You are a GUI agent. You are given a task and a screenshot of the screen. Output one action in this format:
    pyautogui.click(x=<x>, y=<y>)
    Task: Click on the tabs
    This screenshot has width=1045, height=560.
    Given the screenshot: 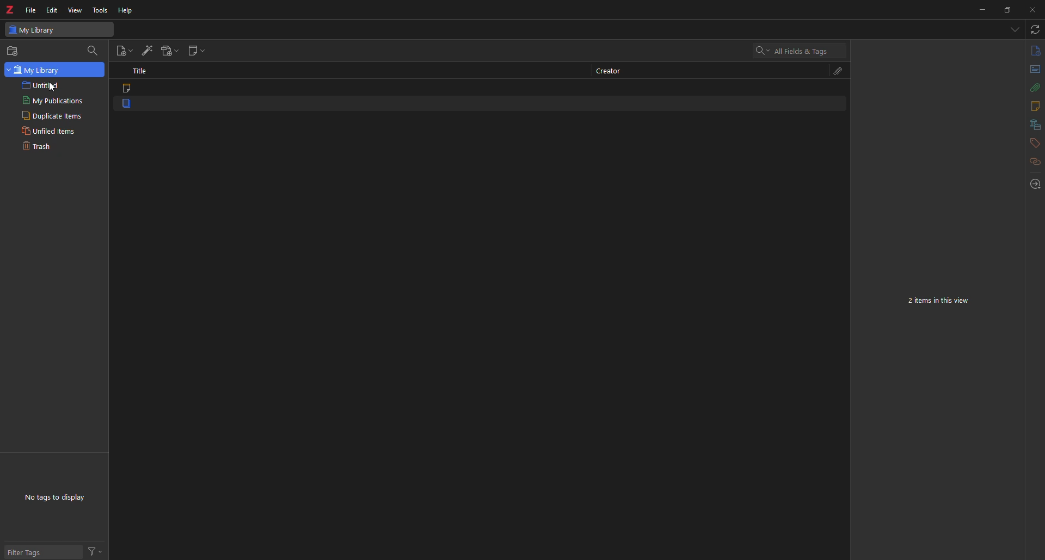 What is the action you would take?
    pyautogui.click(x=1013, y=28)
    